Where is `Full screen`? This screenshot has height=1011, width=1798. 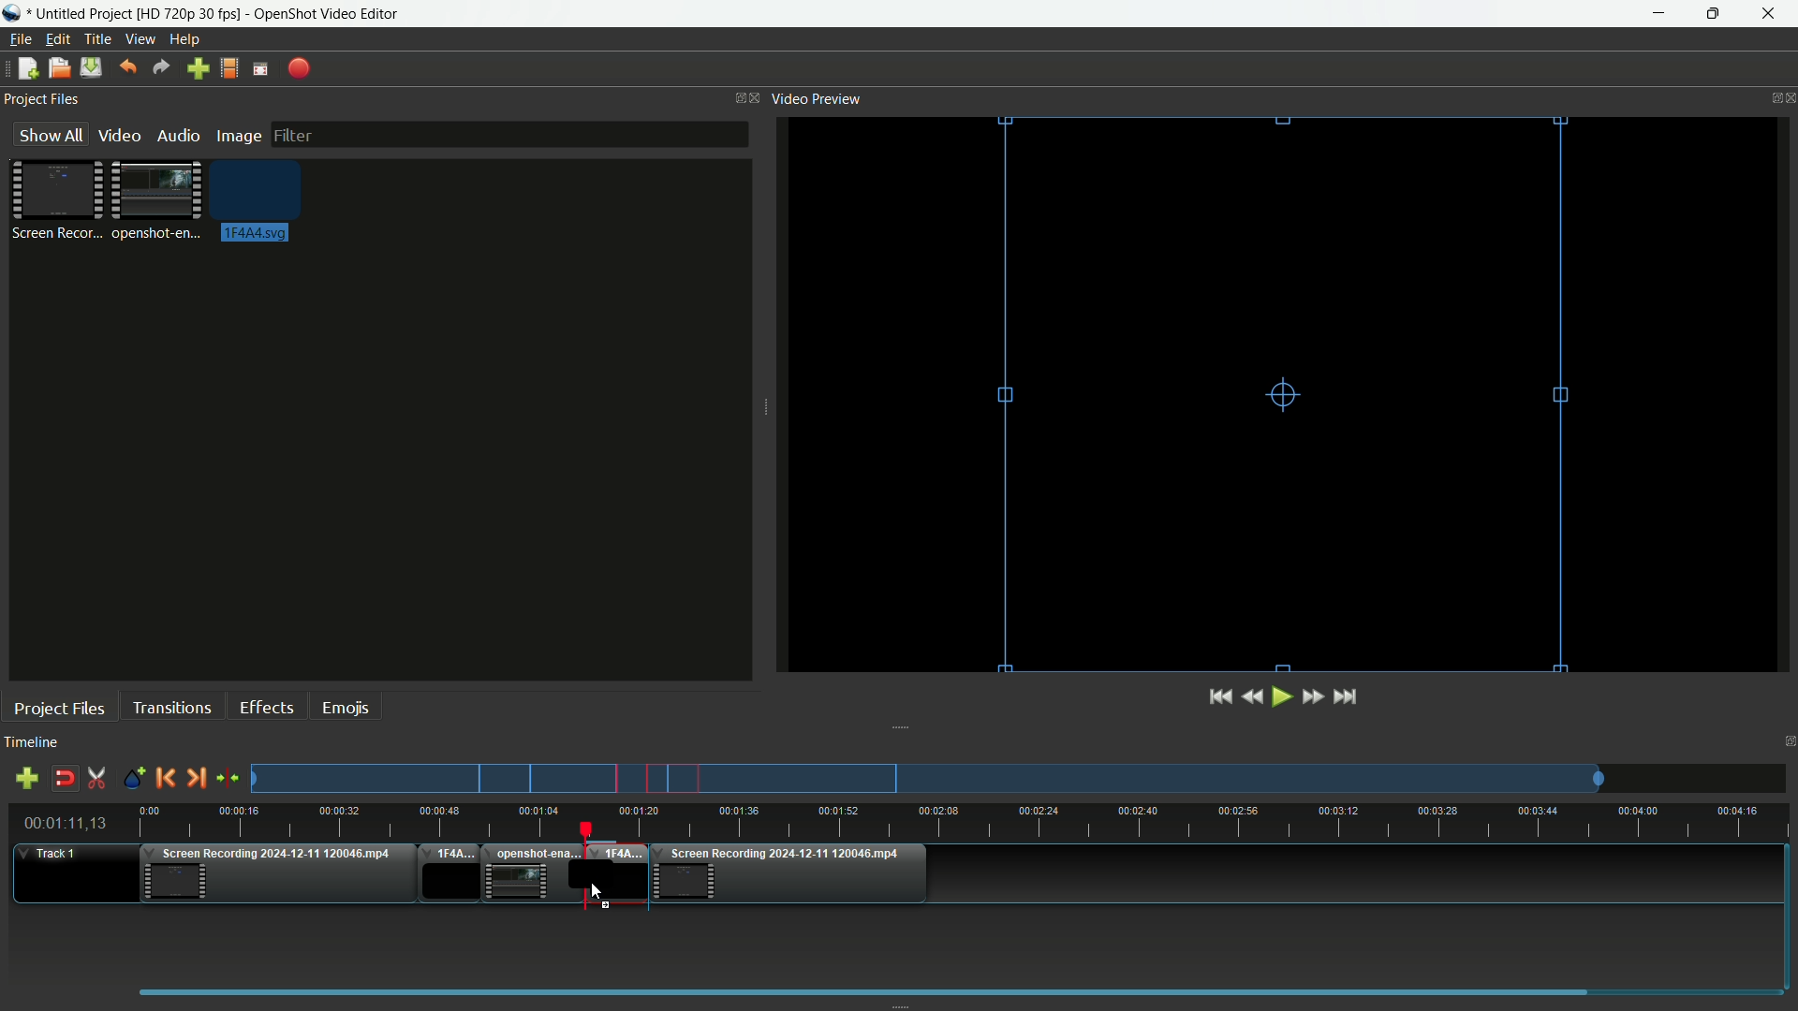
Full screen is located at coordinates (260, 69).